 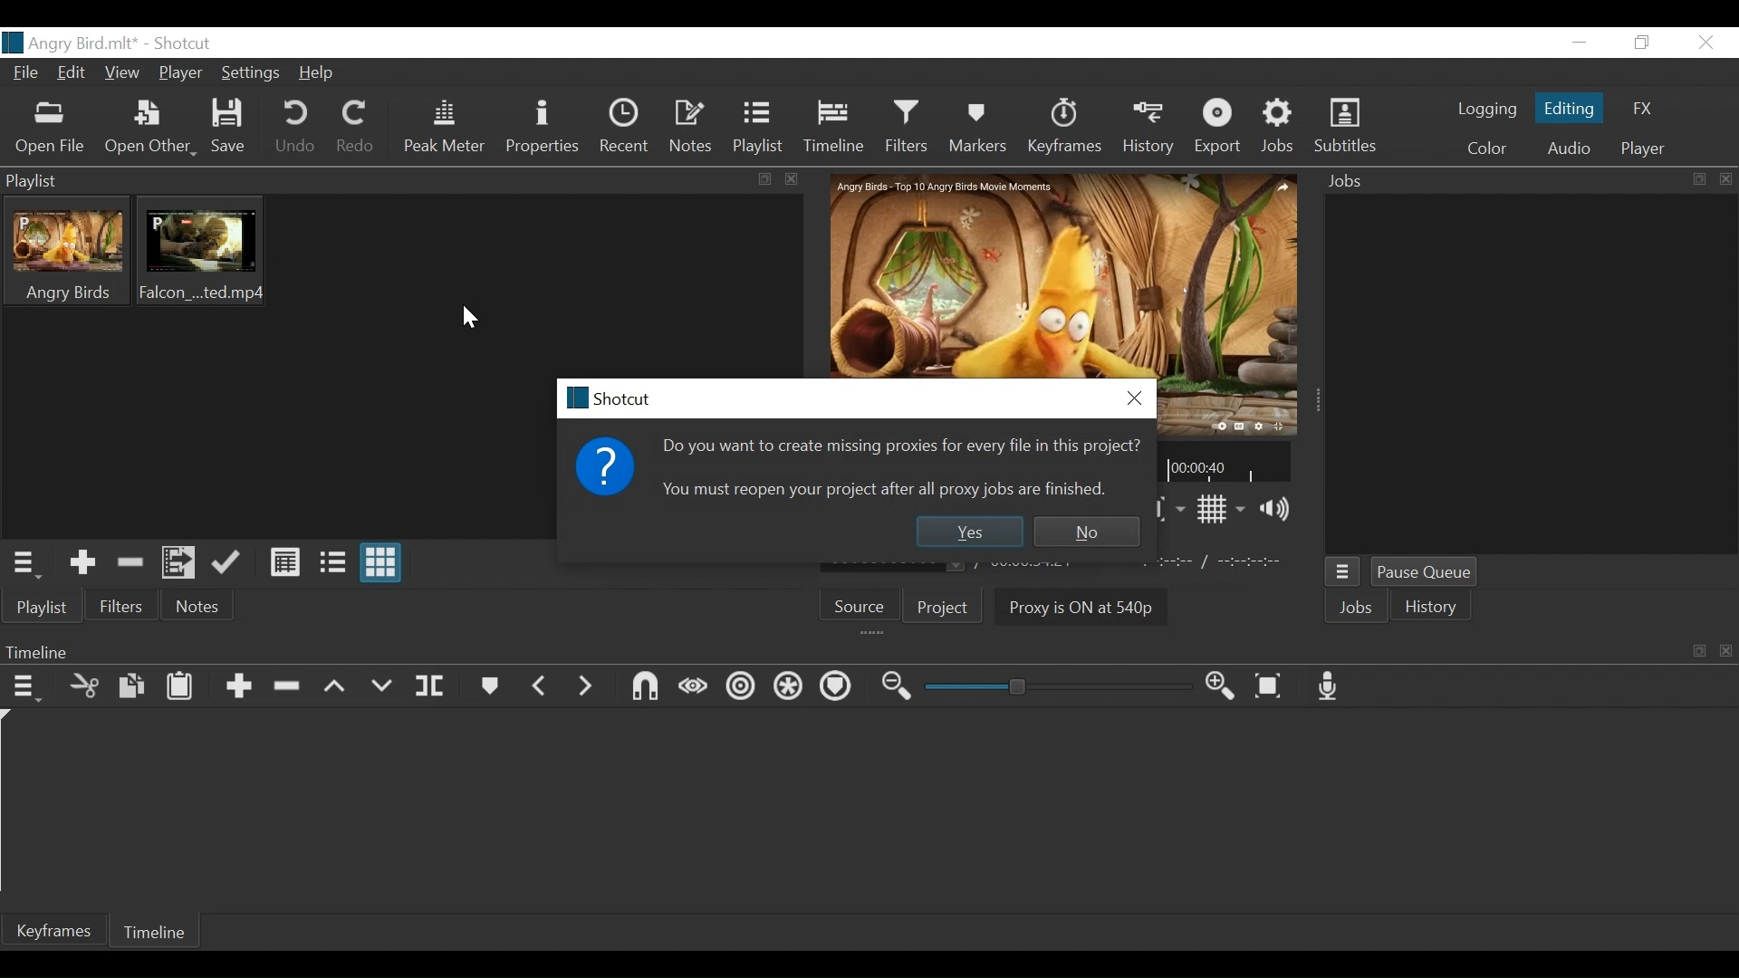 I want to click on Audio, so click(x=1571, y=149).